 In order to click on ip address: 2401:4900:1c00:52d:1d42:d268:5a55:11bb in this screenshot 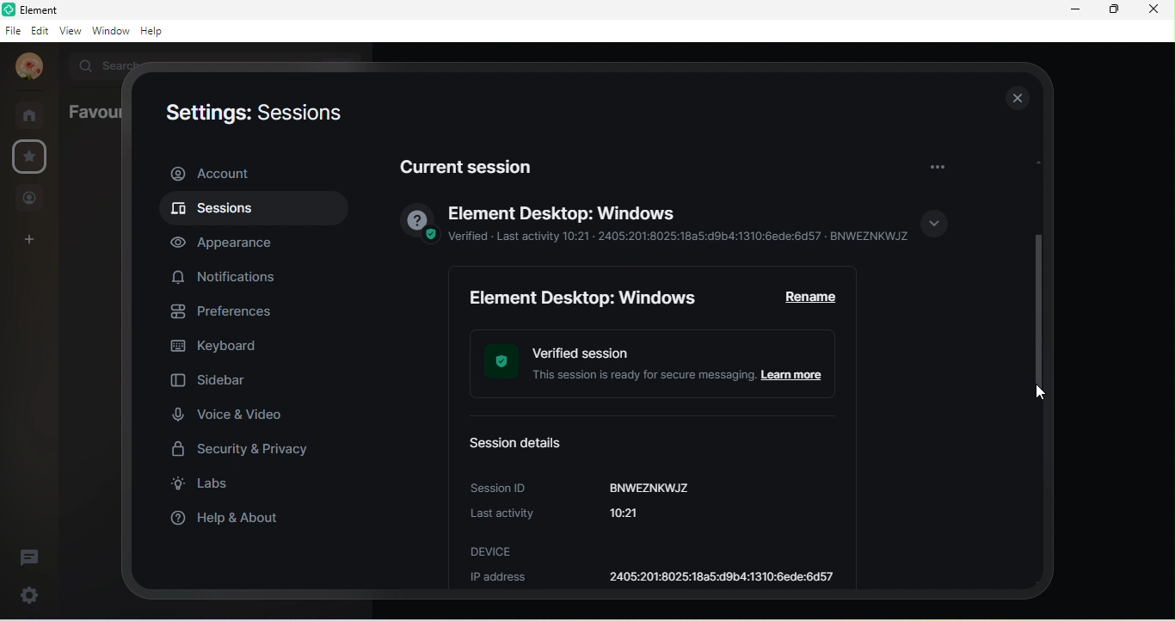, I will do `click(655, 578)`.